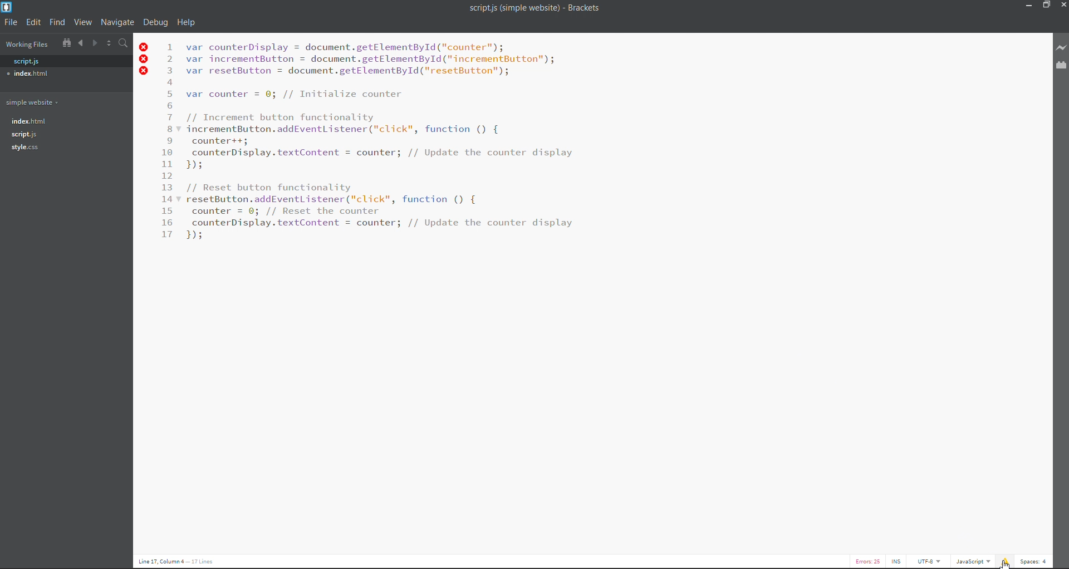 This screenshot has height=569, width=1069. Describe the element at coordinates (1005, 564) in the screenshot. I see `cursor ` at that location.